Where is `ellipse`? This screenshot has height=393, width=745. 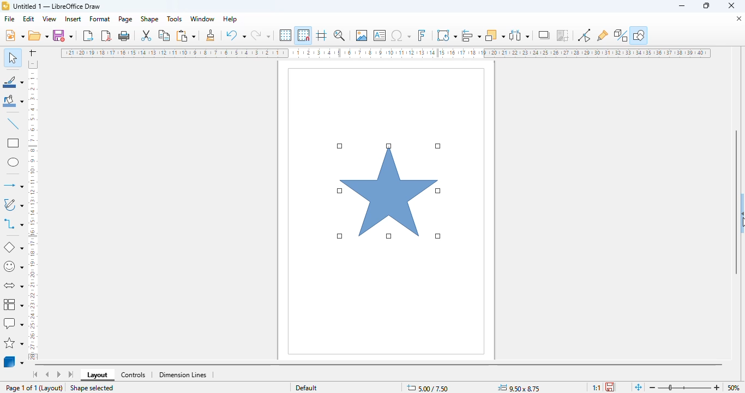
ellipse is located at coordinates (14, 162).